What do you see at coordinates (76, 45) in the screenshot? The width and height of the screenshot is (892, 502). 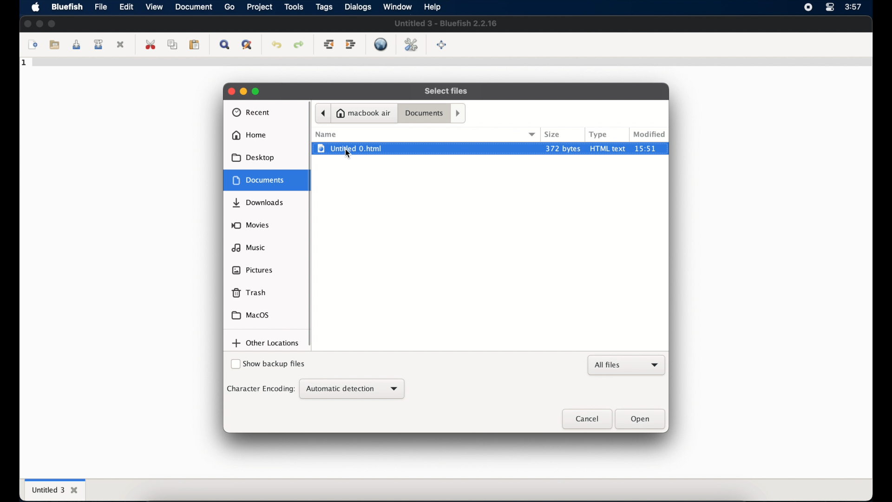 I see `save current file` at bounding box center [76, 45].